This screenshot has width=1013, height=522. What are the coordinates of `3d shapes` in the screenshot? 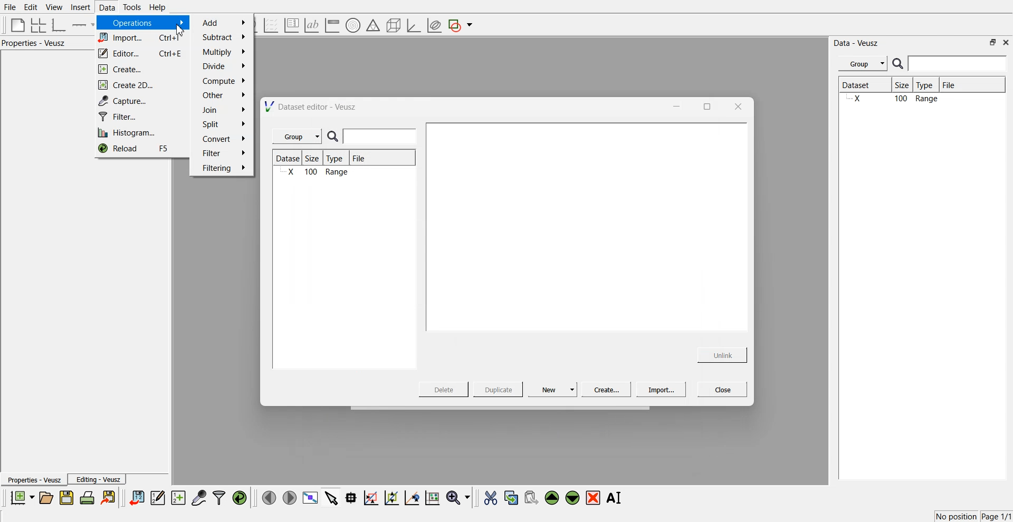 It's located at (391, 25).